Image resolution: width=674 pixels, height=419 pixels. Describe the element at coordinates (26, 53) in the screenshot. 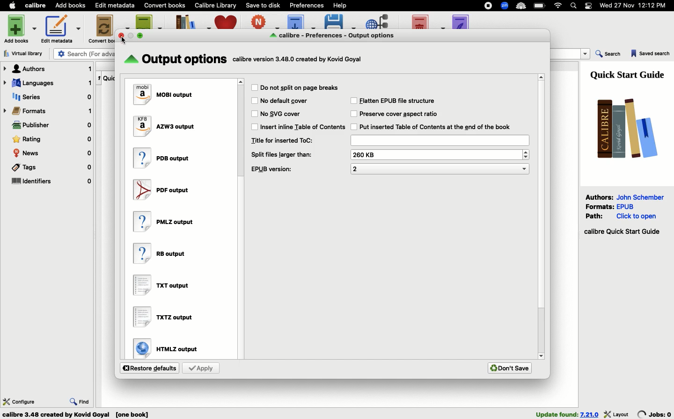

I see `Virtual library` at that location.